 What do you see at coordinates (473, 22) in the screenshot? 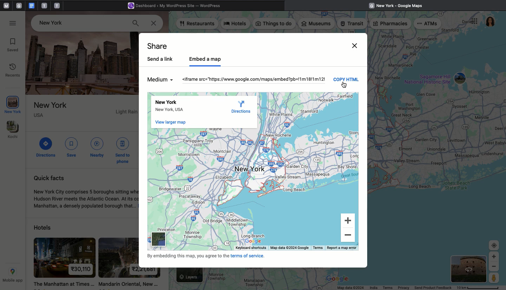
I see `Options` at bounding box center [473, 22].